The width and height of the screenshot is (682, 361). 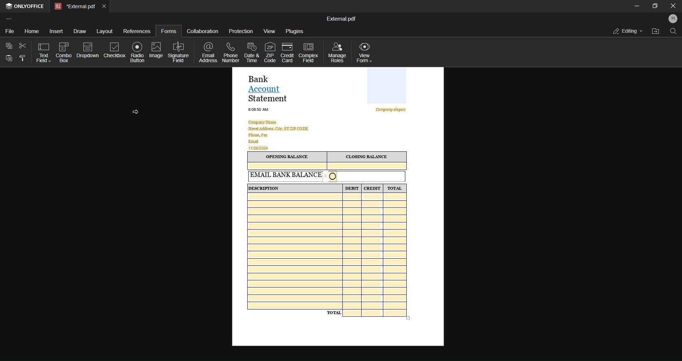 I want to click on protection, so click(x=242, y=32).